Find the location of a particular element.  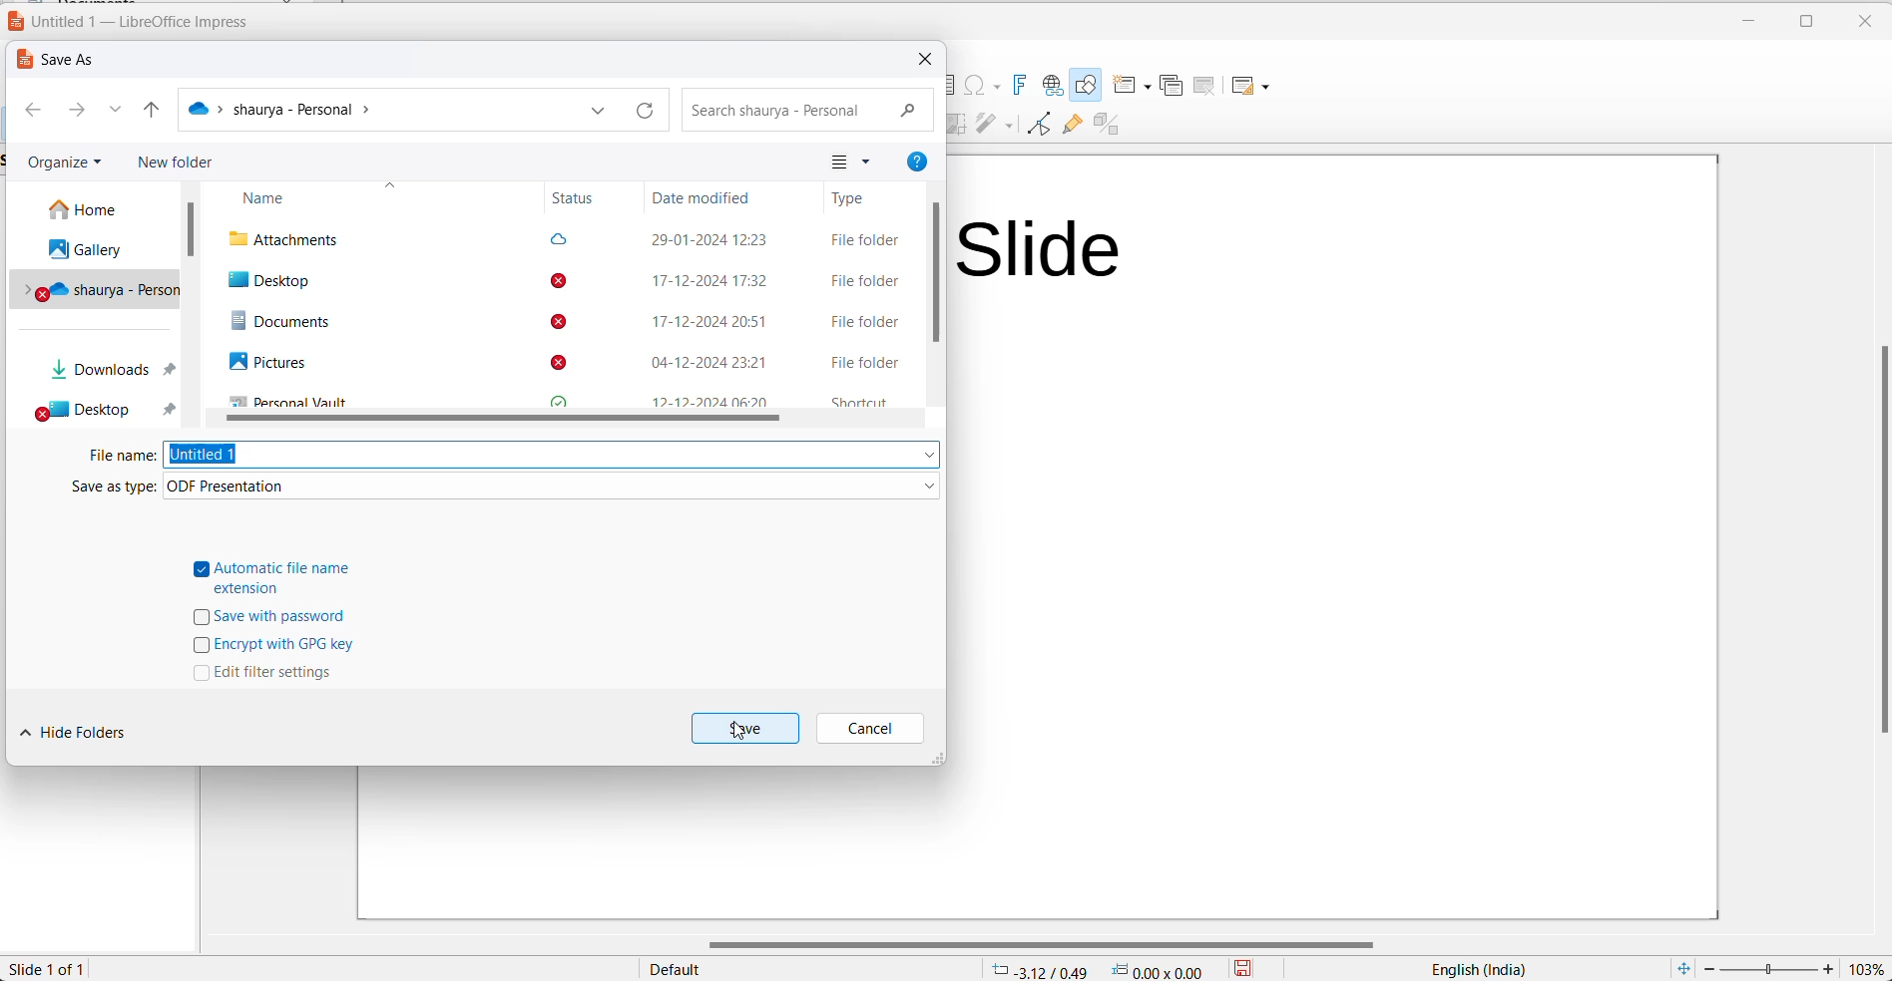

preview options is located at coordinates (849, 162).